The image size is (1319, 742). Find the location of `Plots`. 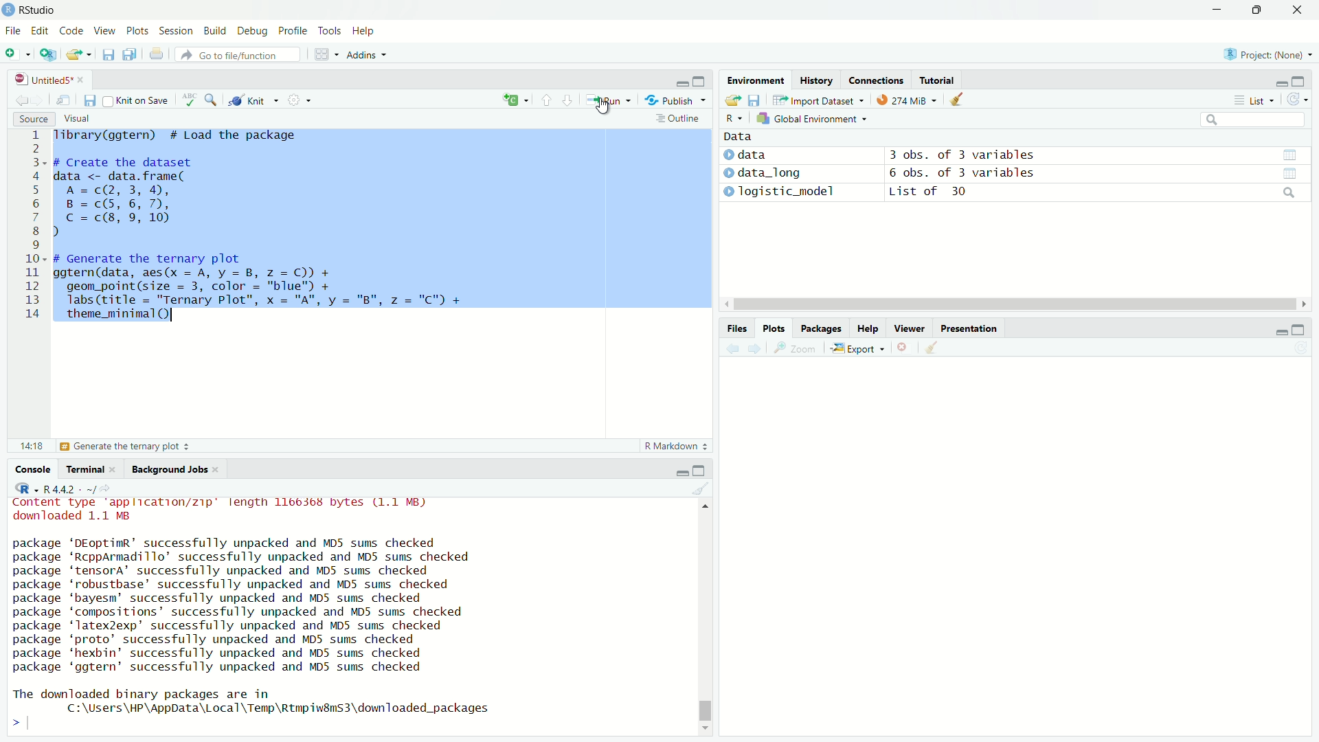

Plots is located at coordinates (135, 32).